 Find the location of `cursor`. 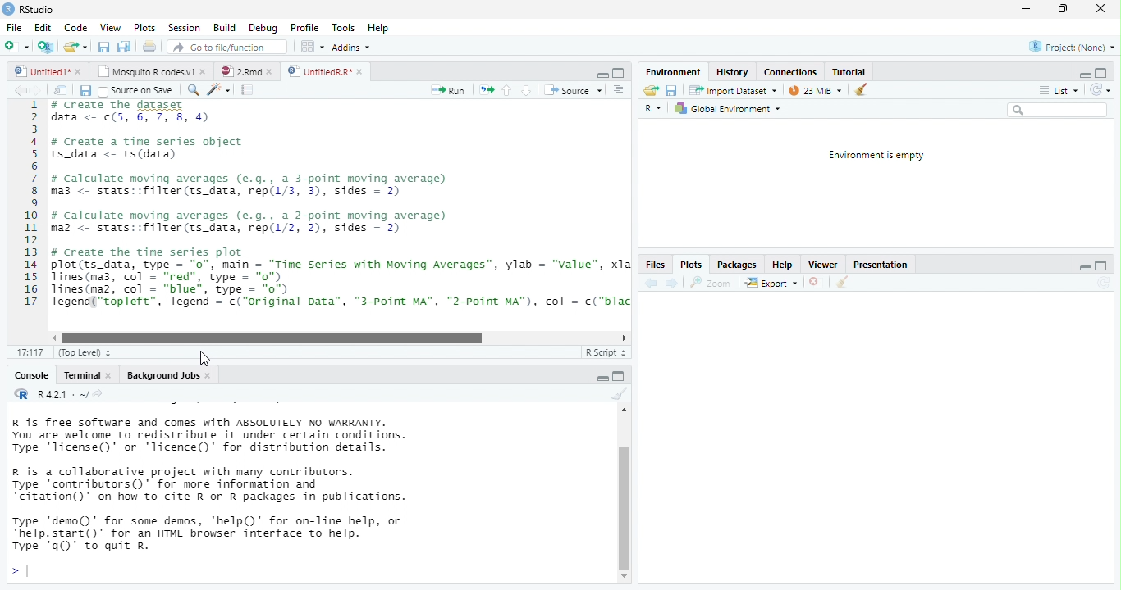

cursor is located at coordinates (201, 359).